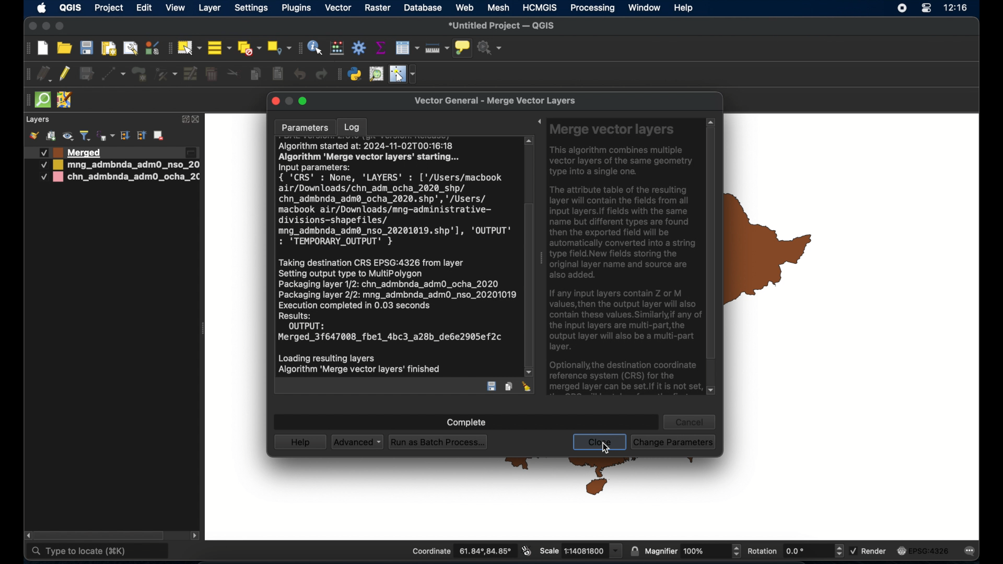 This screenshot has width=1003, height=564. Describe the element at coordinates (712, 391) in the screenshot. I see `scroll down arrow` at that location.